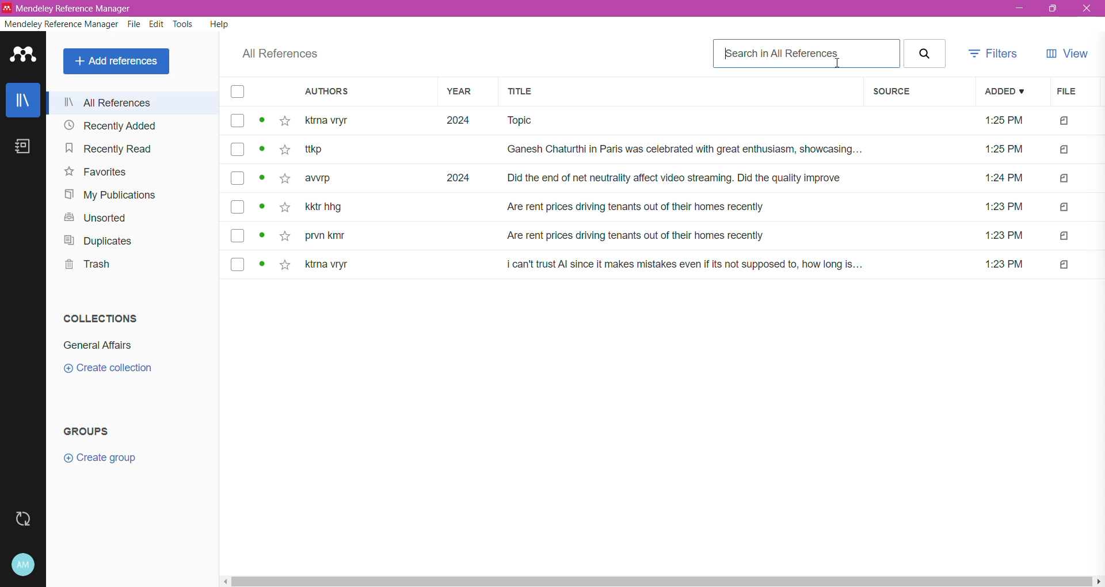 The width and height of the screenshot is (1105, 587). I want to click on Authors, so click(359, 93).